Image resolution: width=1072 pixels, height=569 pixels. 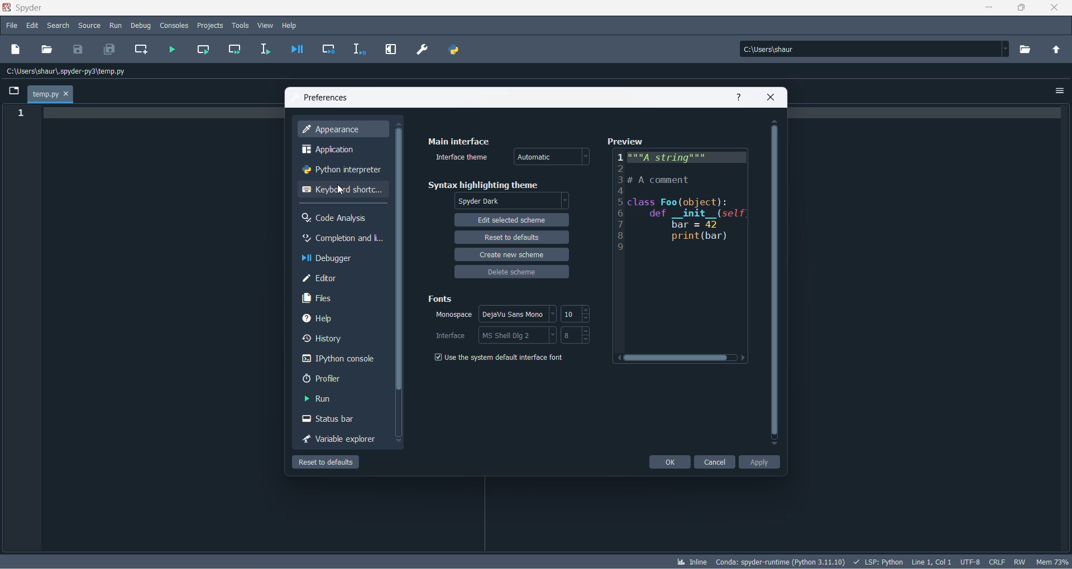 What do you see at coordinates (615, 359) in the screenshot?
I see `move left` at bounding box center [615, 359].